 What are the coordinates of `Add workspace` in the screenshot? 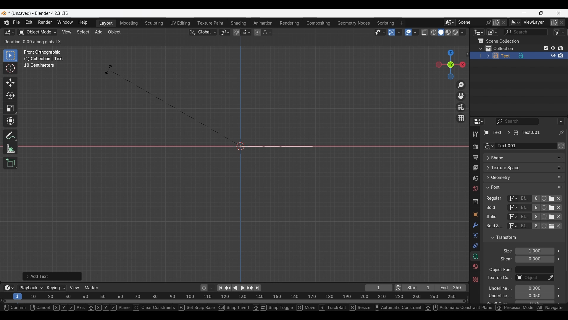 It's located at (401, 23).